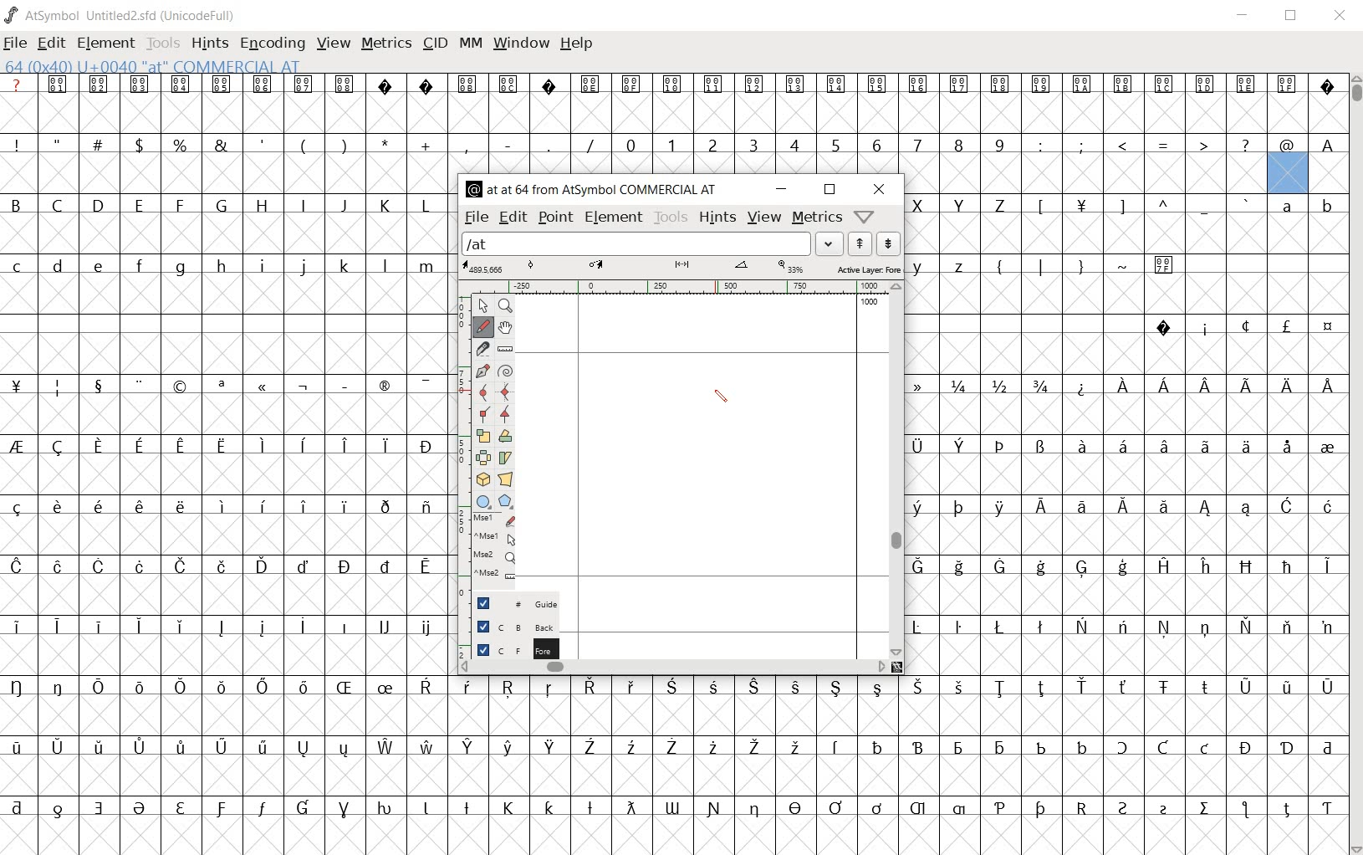 The width and height of the screenshot is (1363, 855). Describe the element at coordinates (1247, 19) in the screenshot. I see `MINIMIZE` at that location.